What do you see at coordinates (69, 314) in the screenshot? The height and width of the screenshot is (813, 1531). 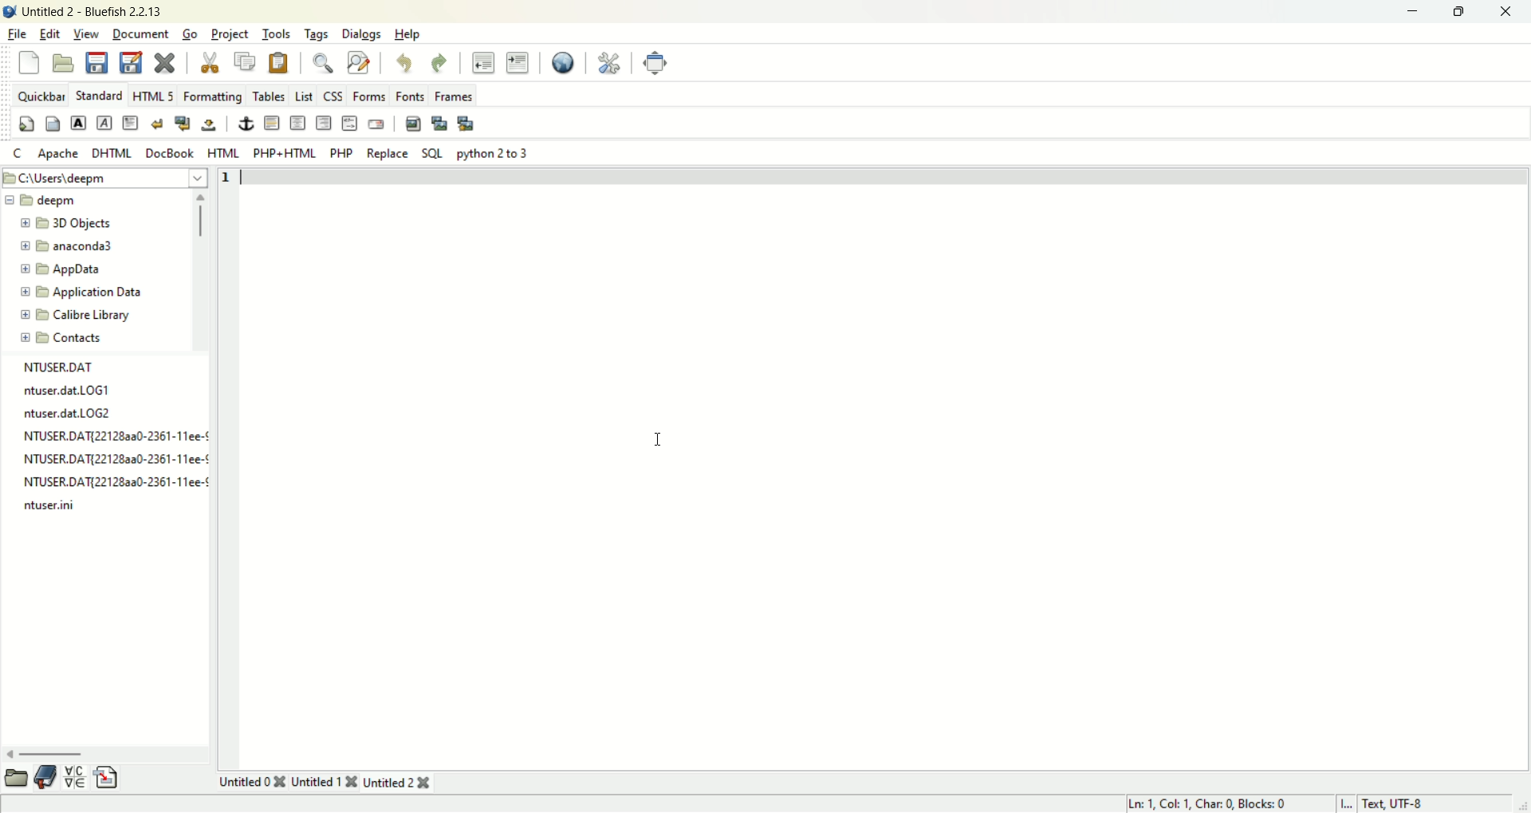 I see `calibre` at bounding box center [69, 314].